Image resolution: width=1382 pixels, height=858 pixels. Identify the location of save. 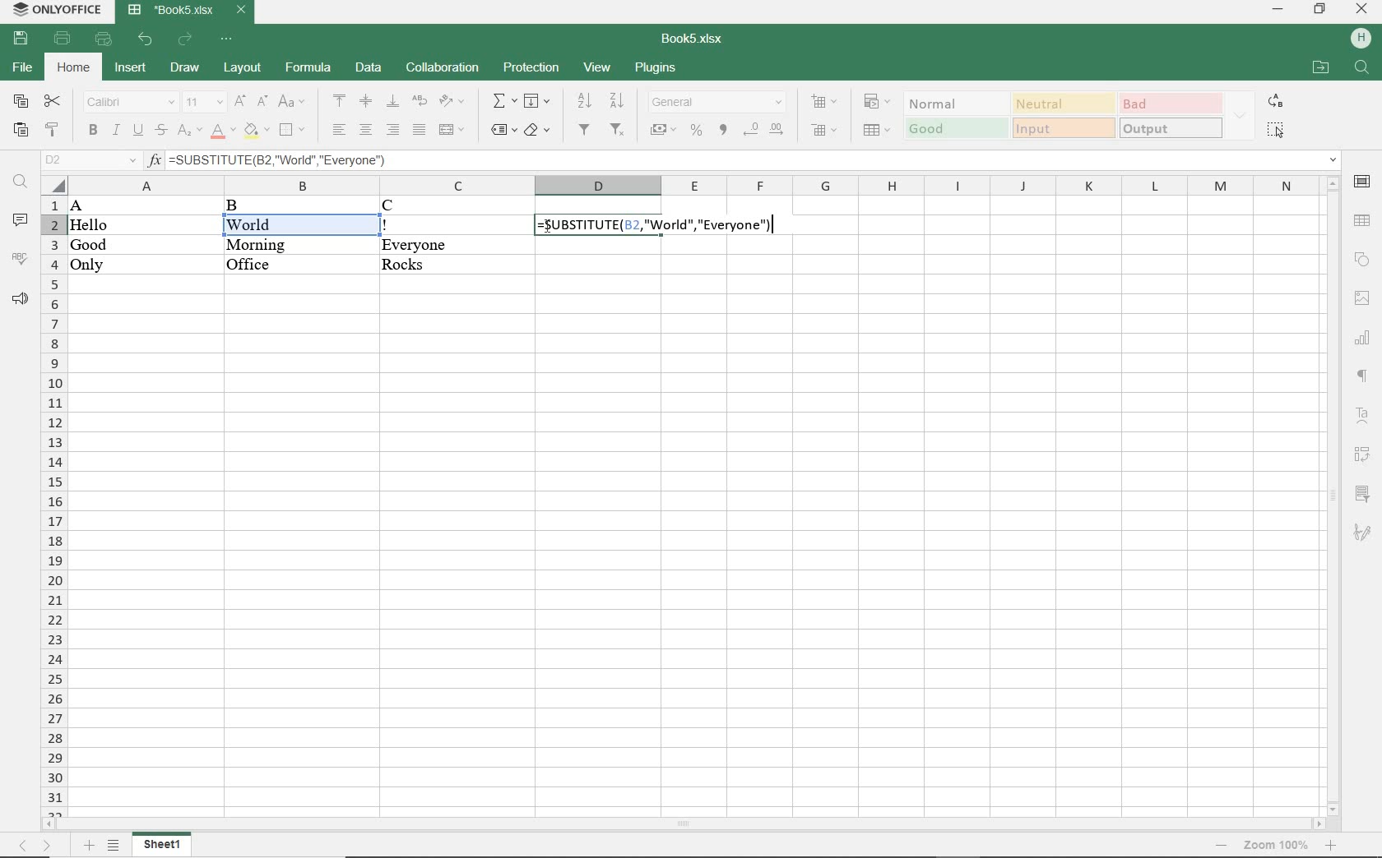
(23, 39).